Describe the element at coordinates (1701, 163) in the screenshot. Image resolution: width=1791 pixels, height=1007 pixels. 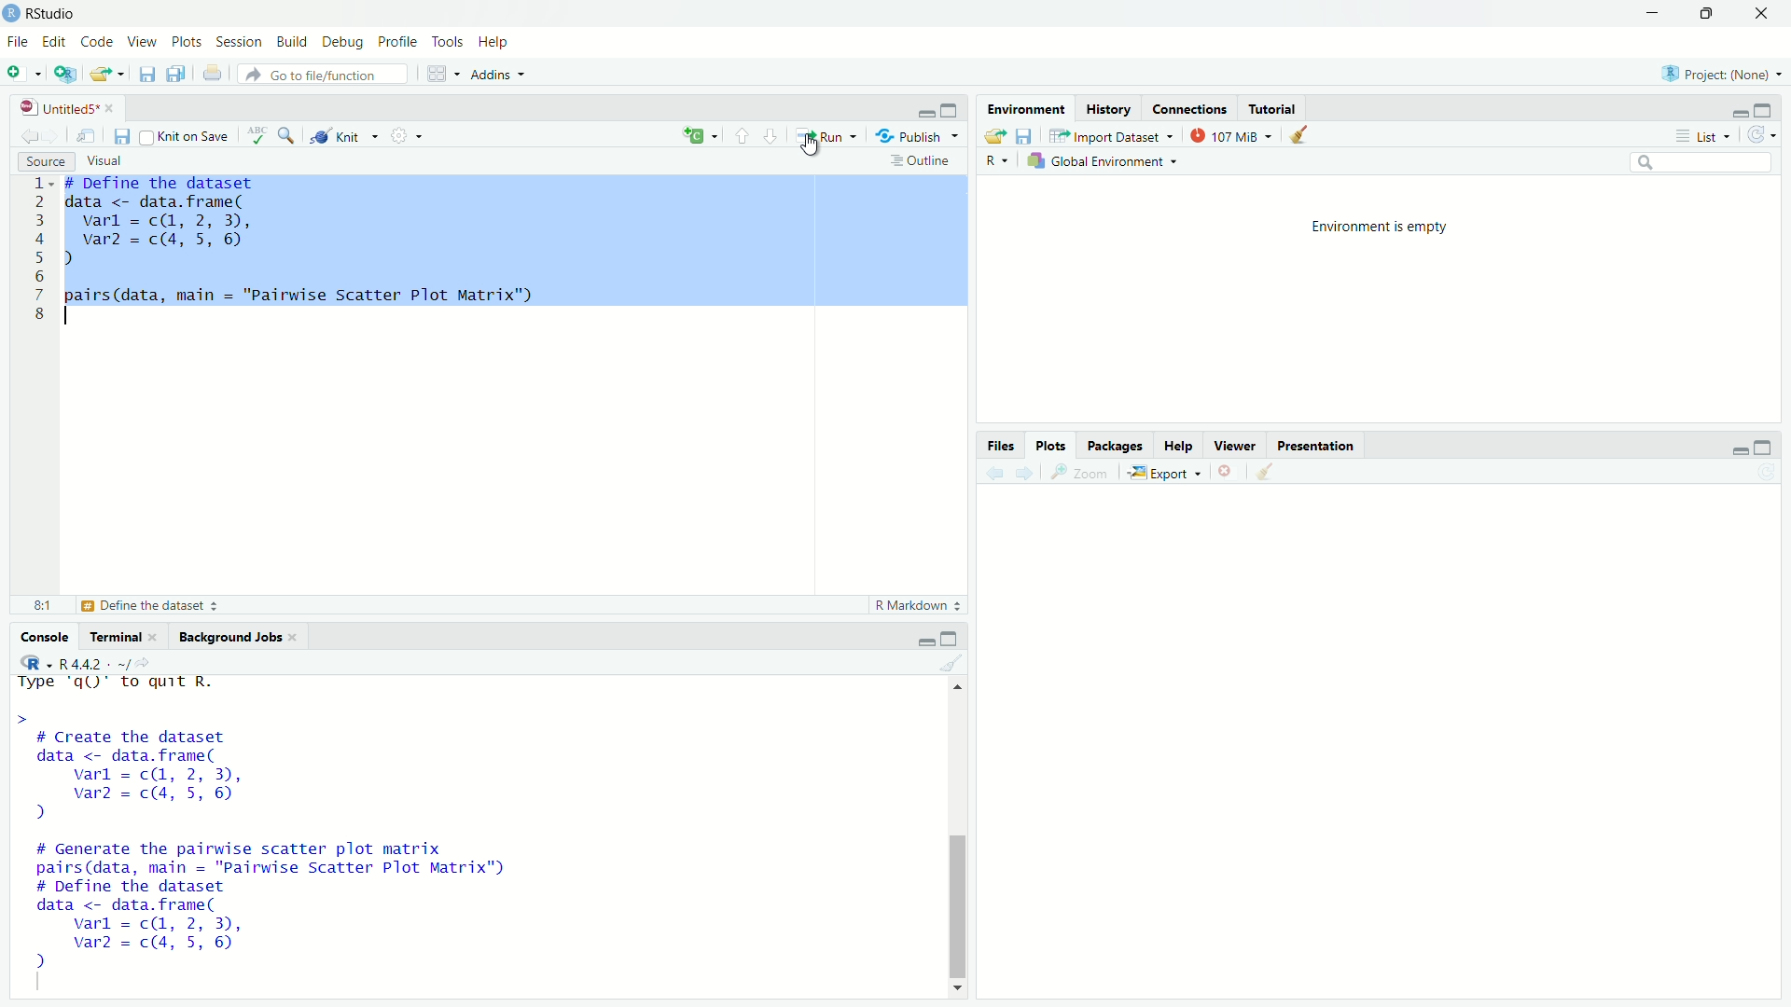
I see `Search bar` at that location.